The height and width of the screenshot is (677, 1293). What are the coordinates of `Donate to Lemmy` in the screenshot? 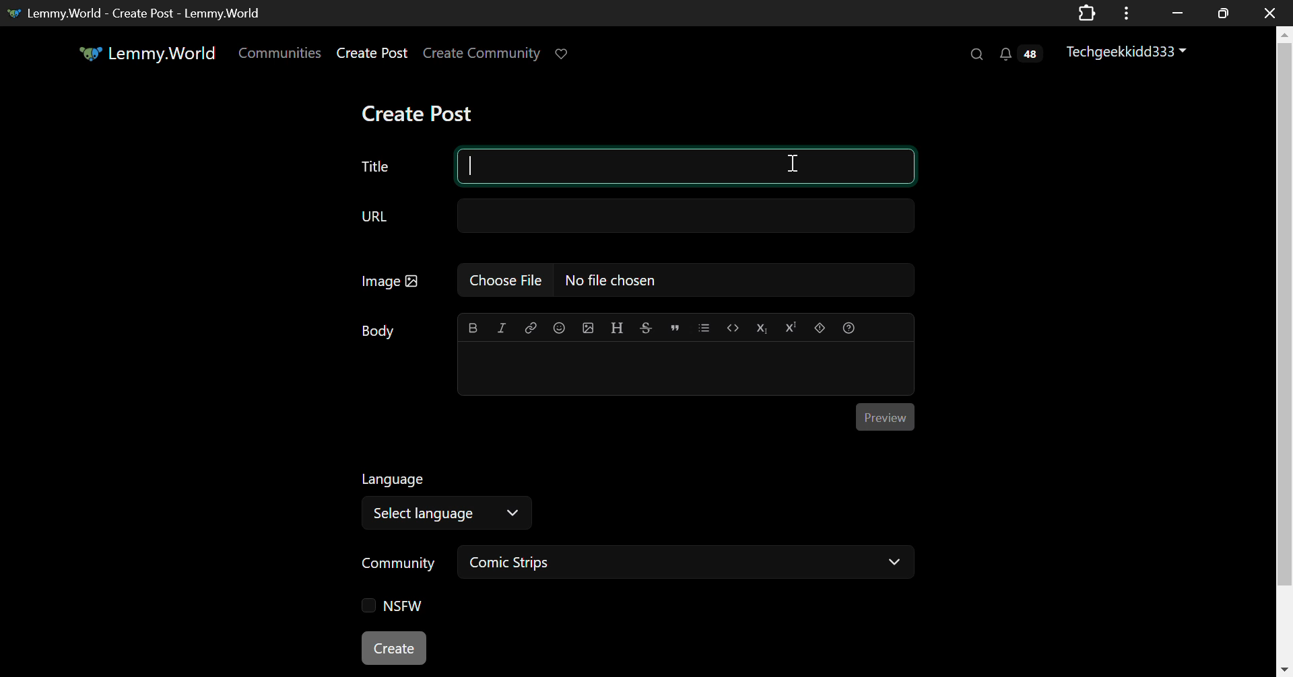 It's located at (562, 54).